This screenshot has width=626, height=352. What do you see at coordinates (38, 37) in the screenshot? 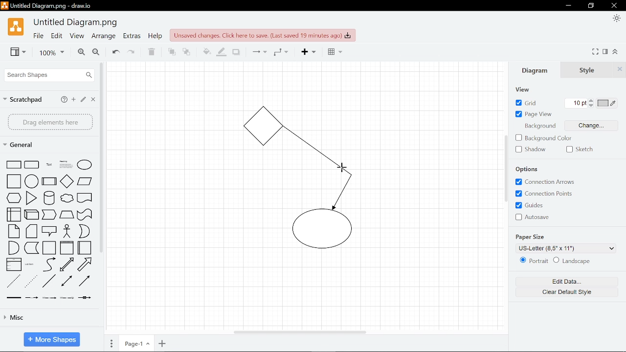
I see `File` at bounding box center [38, 37].